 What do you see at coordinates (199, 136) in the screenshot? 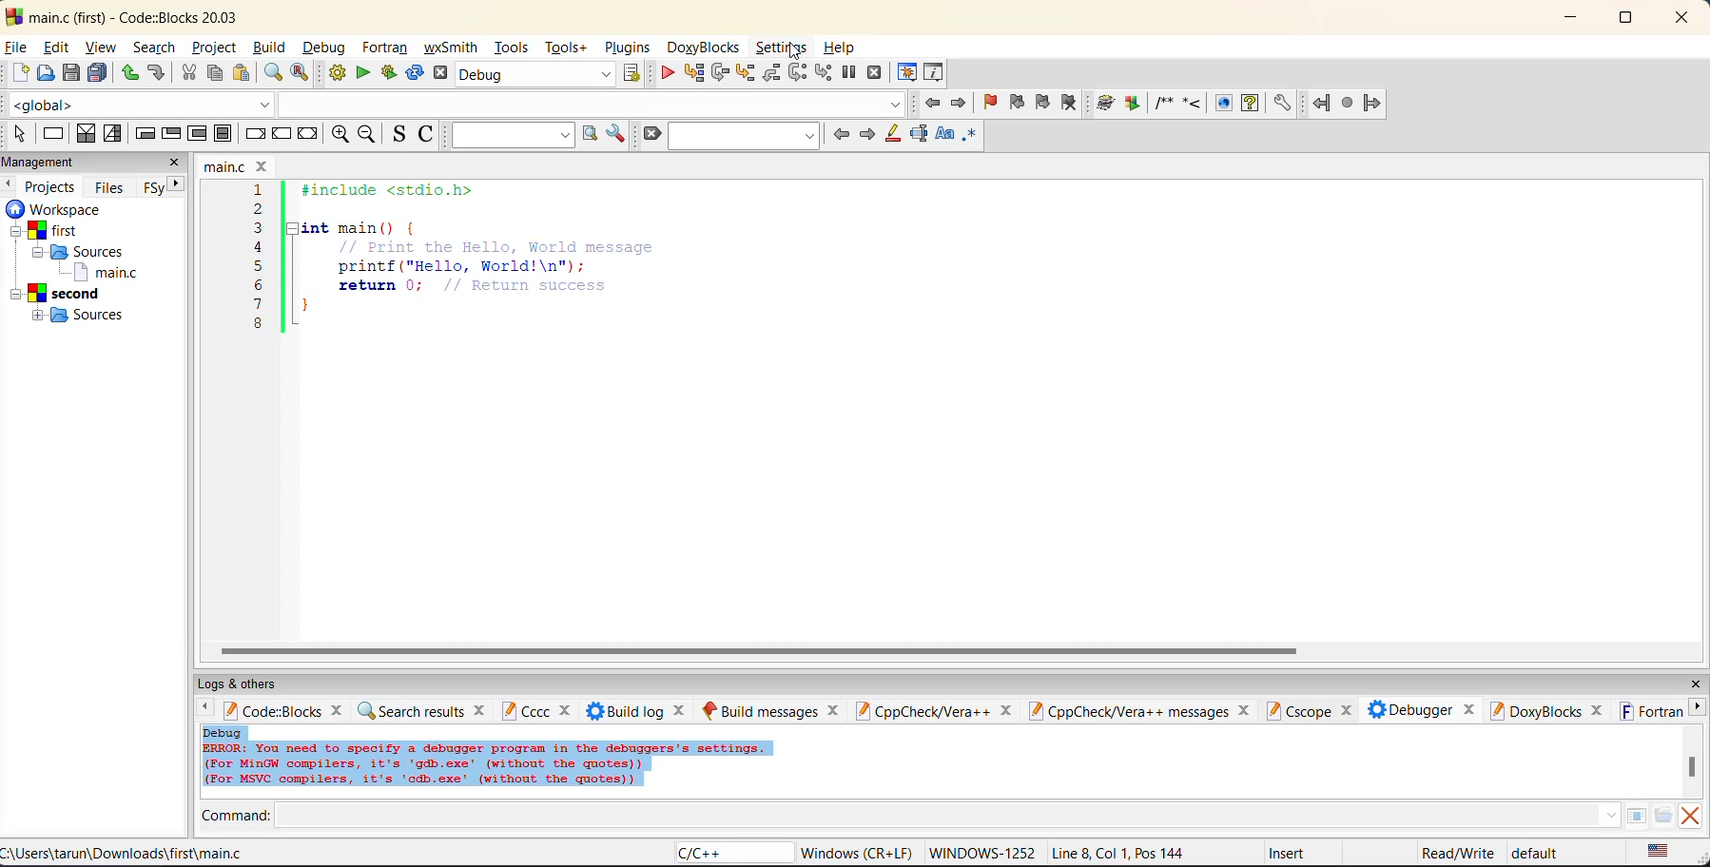
I see `counting loop` at bounding box center [199, 136].